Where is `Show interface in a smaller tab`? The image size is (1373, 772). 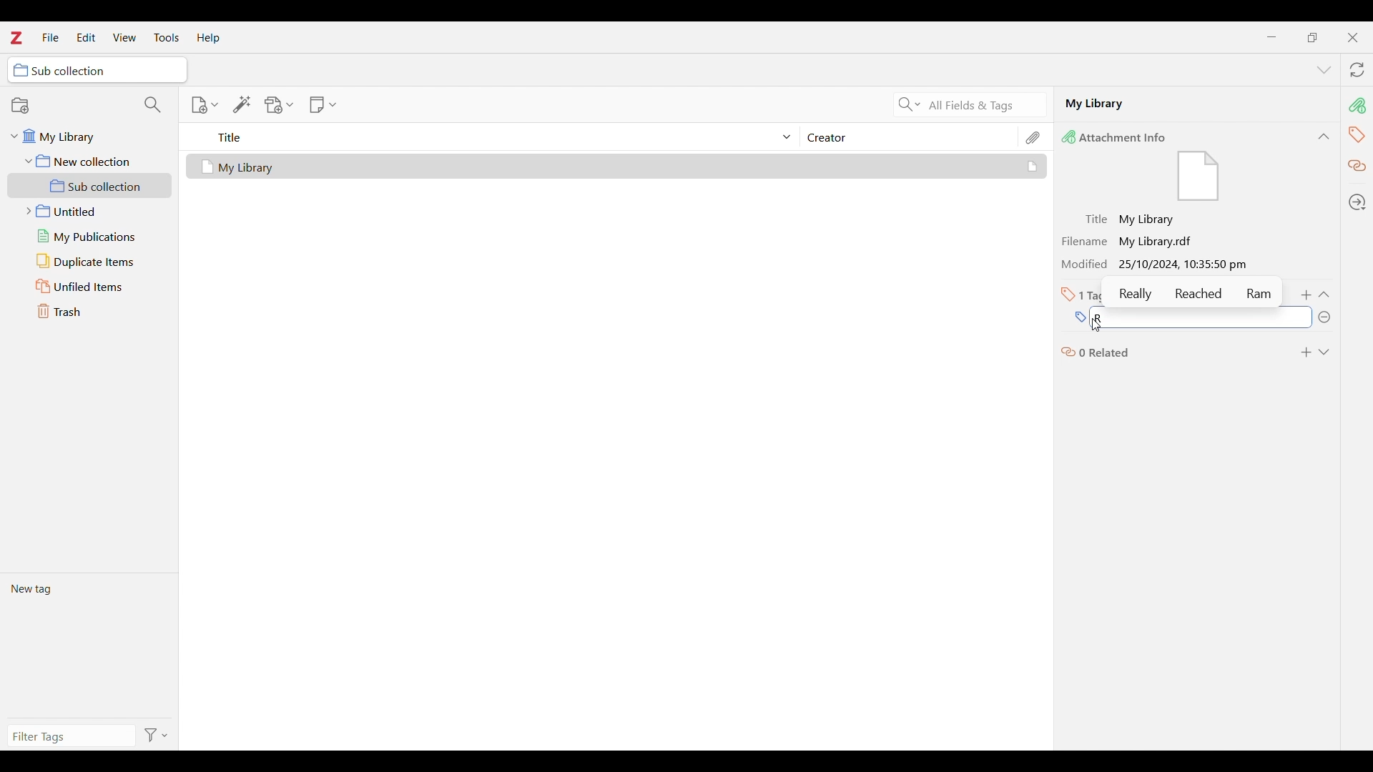
Show interface in a smaller tab is located at coordinates (1312, 37).